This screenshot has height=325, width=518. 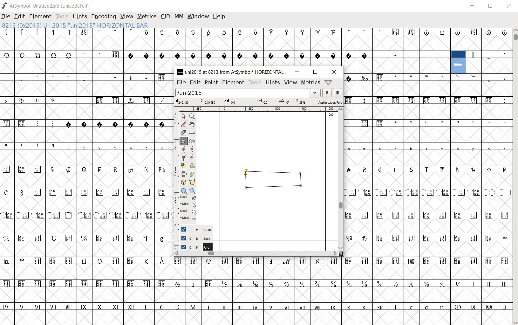 I want to click on polygon or star, so click(x=192, y=190).